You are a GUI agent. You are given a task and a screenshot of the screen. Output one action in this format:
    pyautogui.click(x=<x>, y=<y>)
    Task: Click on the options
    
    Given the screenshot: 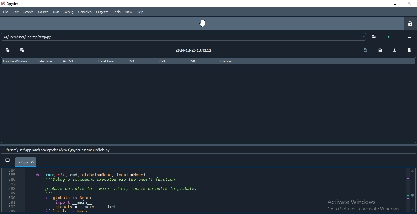 What is the action you would take?
    pyautogui.click(x=408, y=160)
    